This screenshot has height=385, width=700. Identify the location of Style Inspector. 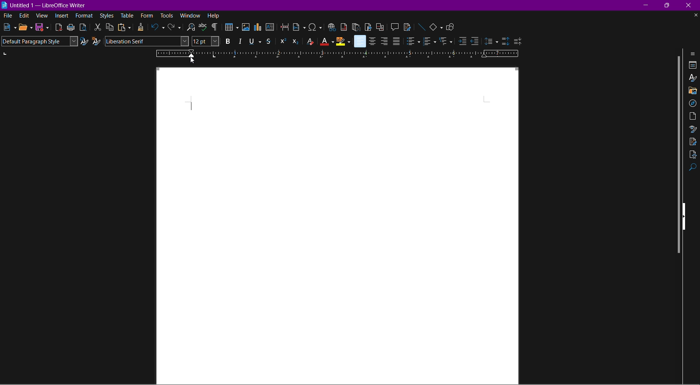
(692, 129).